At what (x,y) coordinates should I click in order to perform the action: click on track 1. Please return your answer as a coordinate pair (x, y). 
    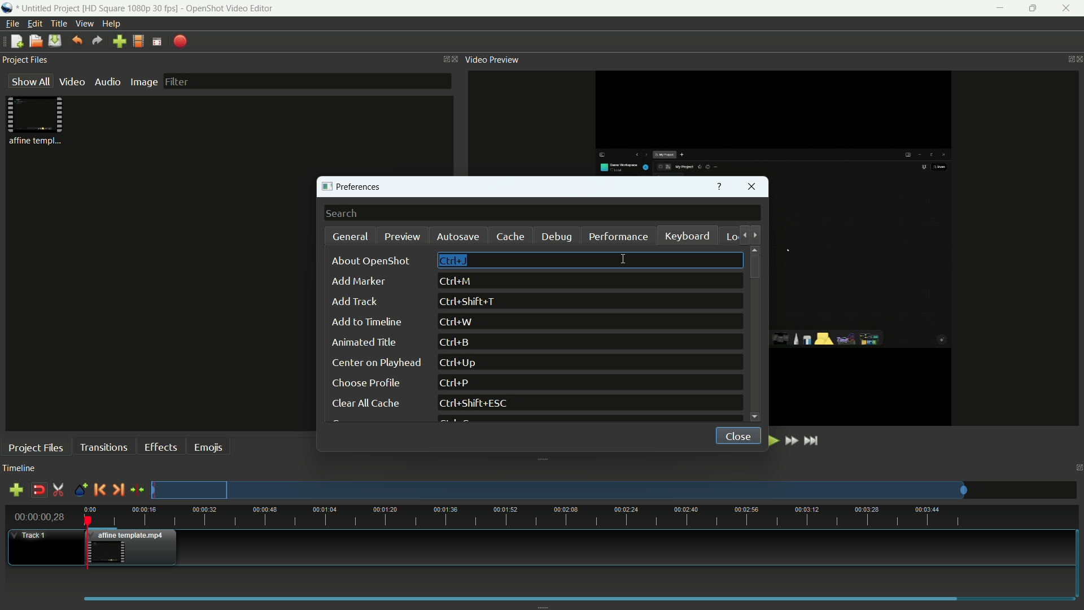
    Looking at the image, I should click on (32, 535).